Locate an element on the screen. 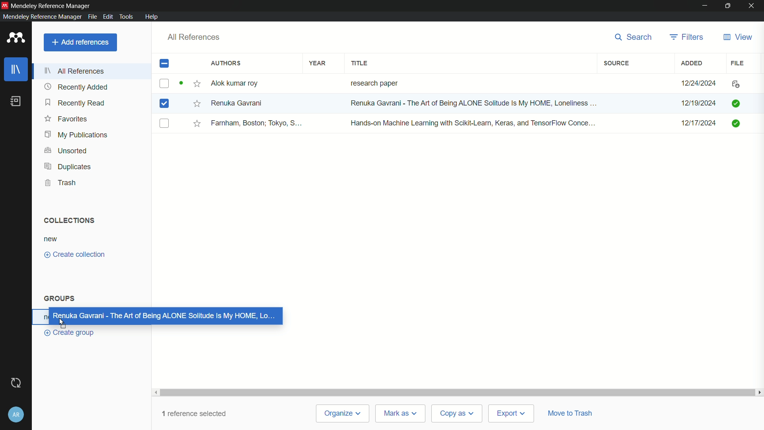 The height and width of the screenshot is (430, 764). Alok Kumar Rou is located at coordinates (237, 84).